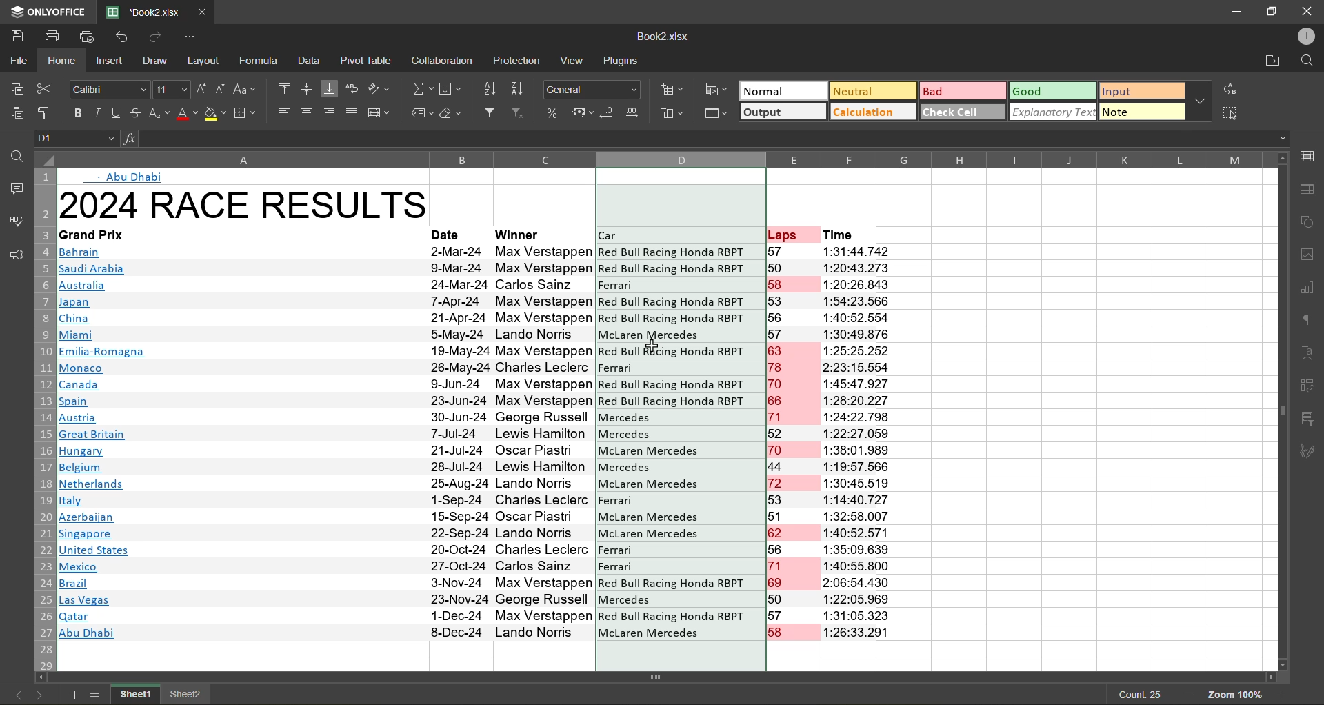  What do you see at coordinates (554, 117) in the screenshot?
I see `percent` at bounding box center [554, 117].